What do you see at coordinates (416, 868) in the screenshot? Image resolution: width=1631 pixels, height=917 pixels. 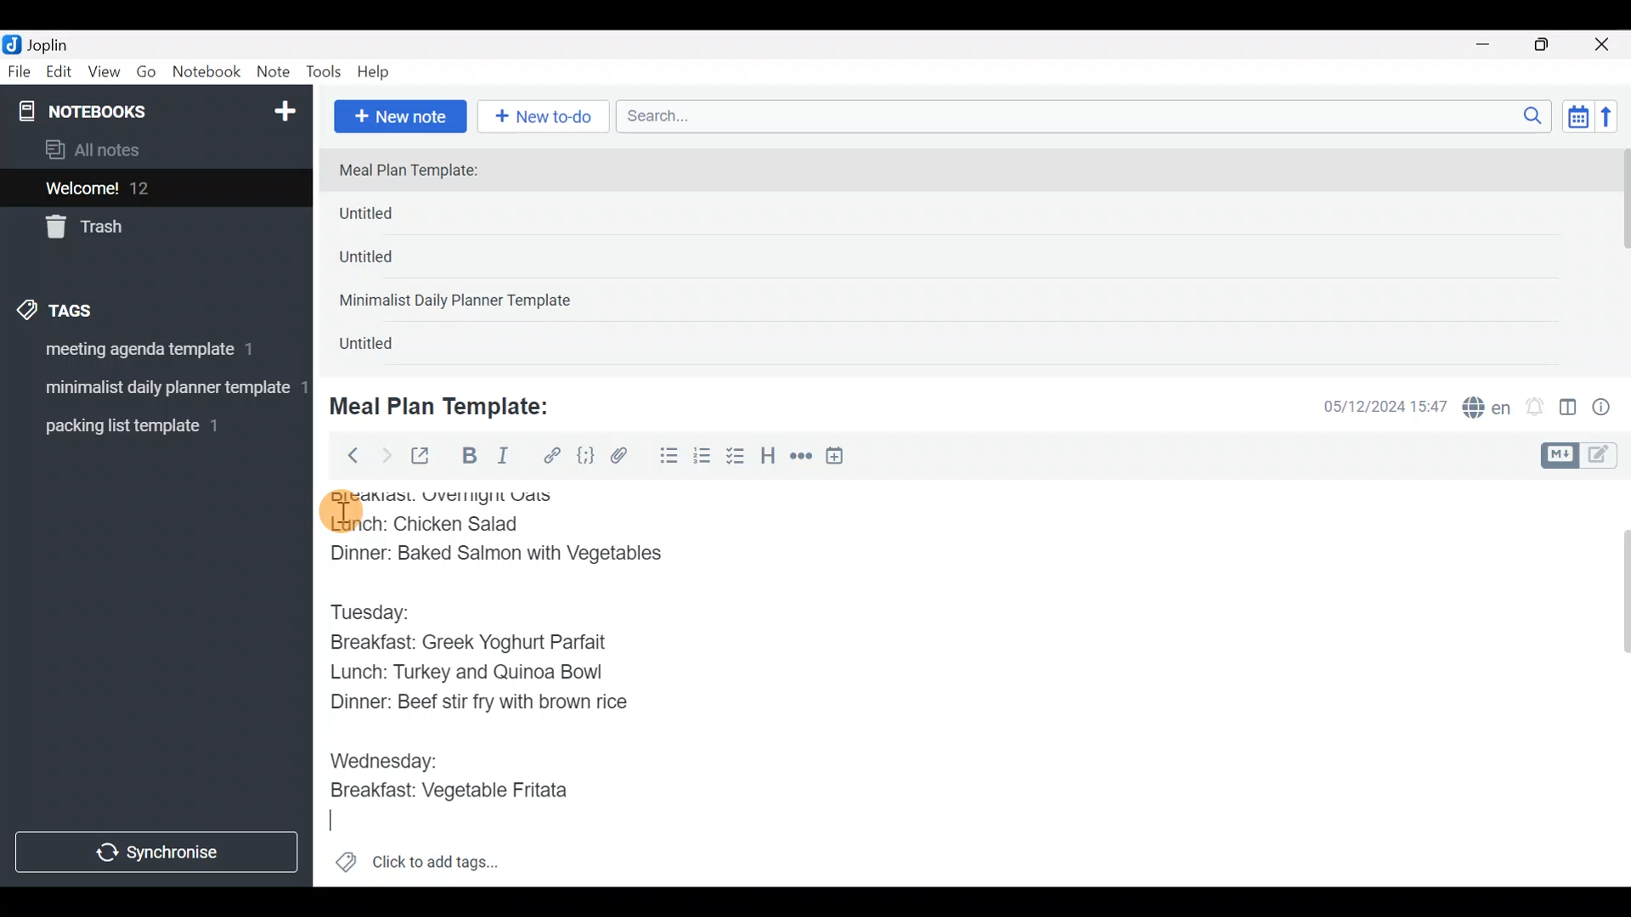 I see `Click to add tags` at bounding box center [416, 868].